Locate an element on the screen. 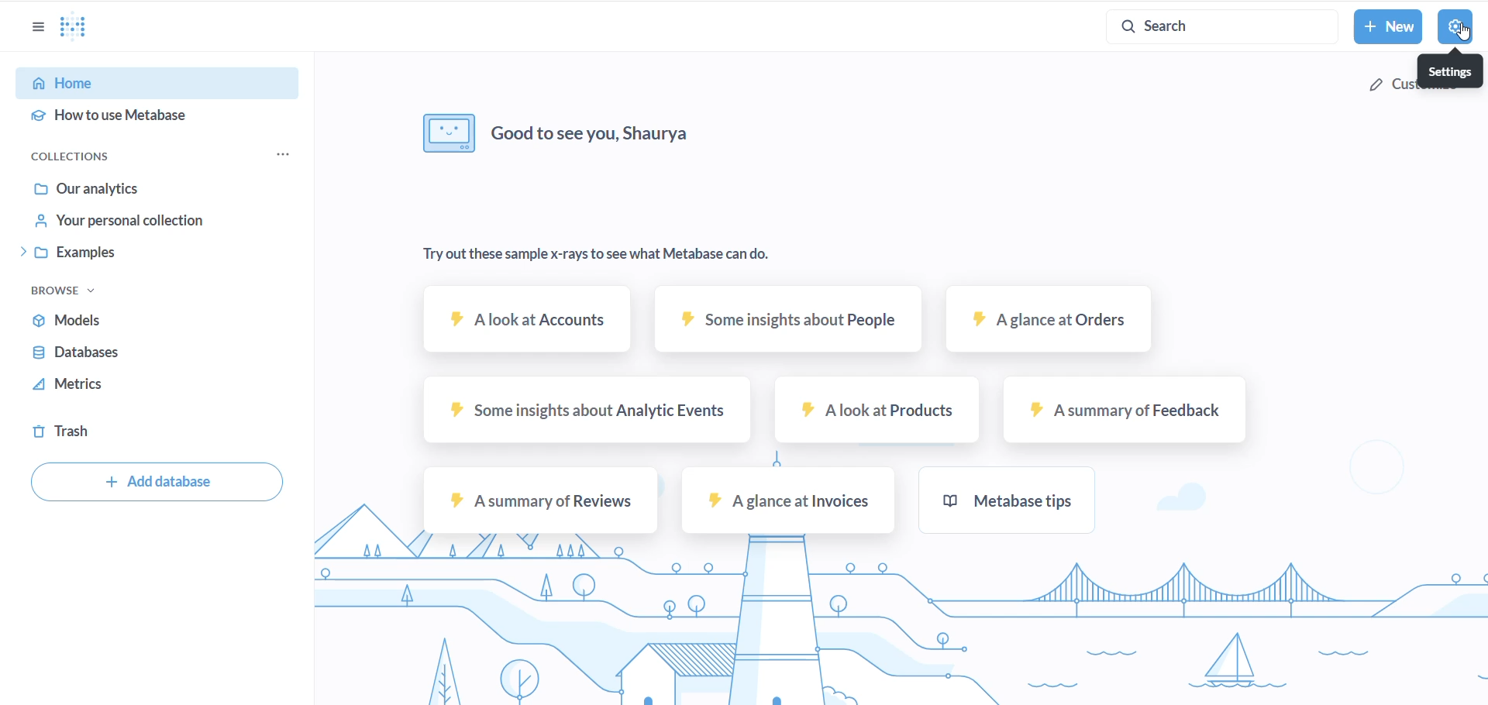 Image resolution: width=1488 pixels, height=705 pixels. A look at products sample is located at coordinates (873, 412).